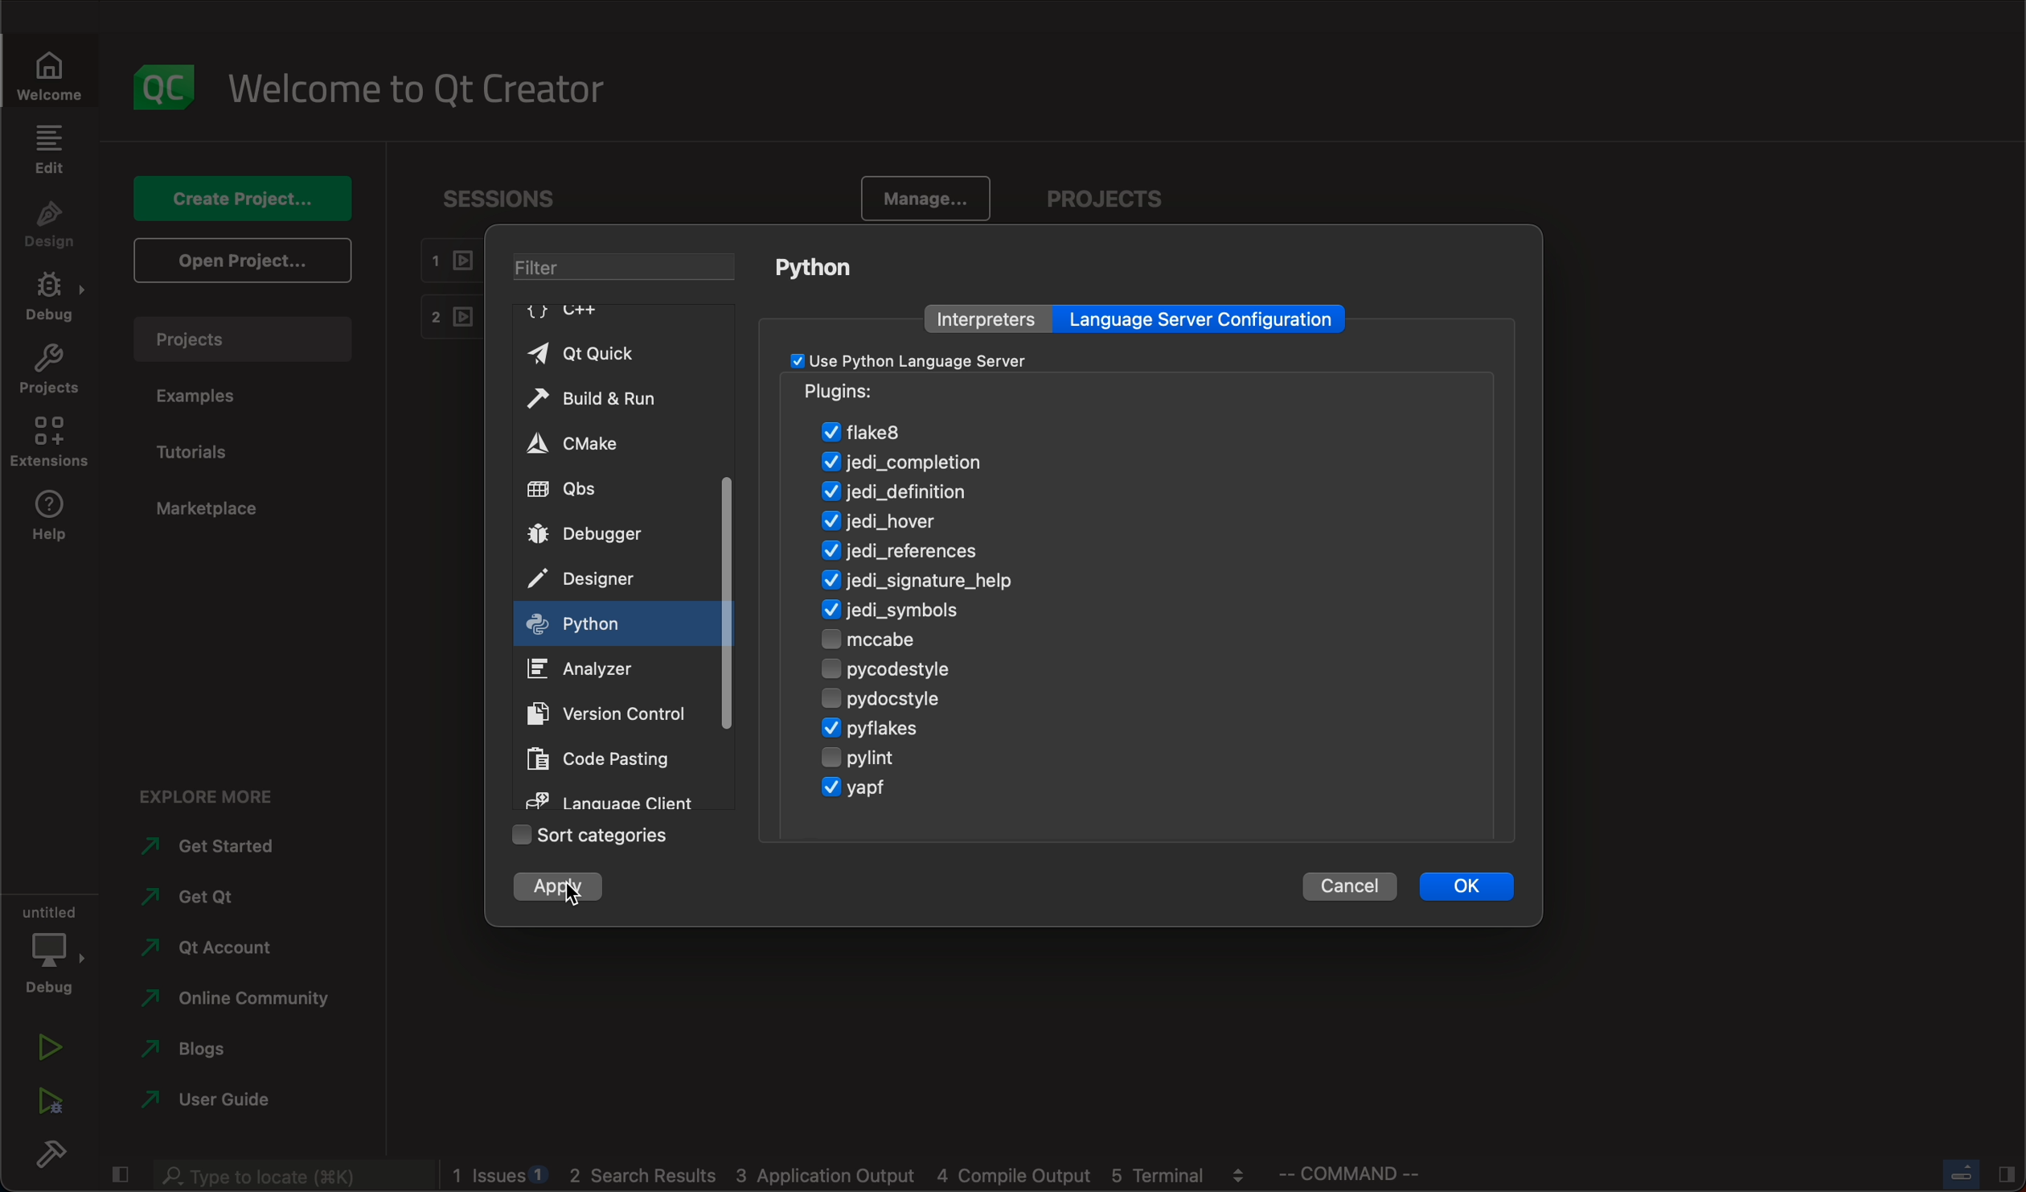  I want to click on definition, so click(926, 491).